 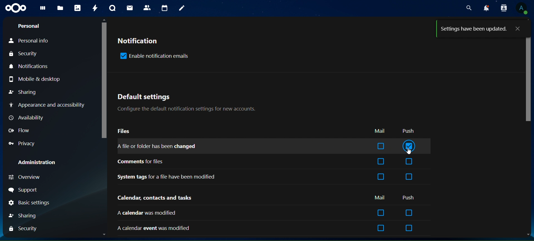 I want to click on calendar, contacts and tasks, so click(x=155, y=198).